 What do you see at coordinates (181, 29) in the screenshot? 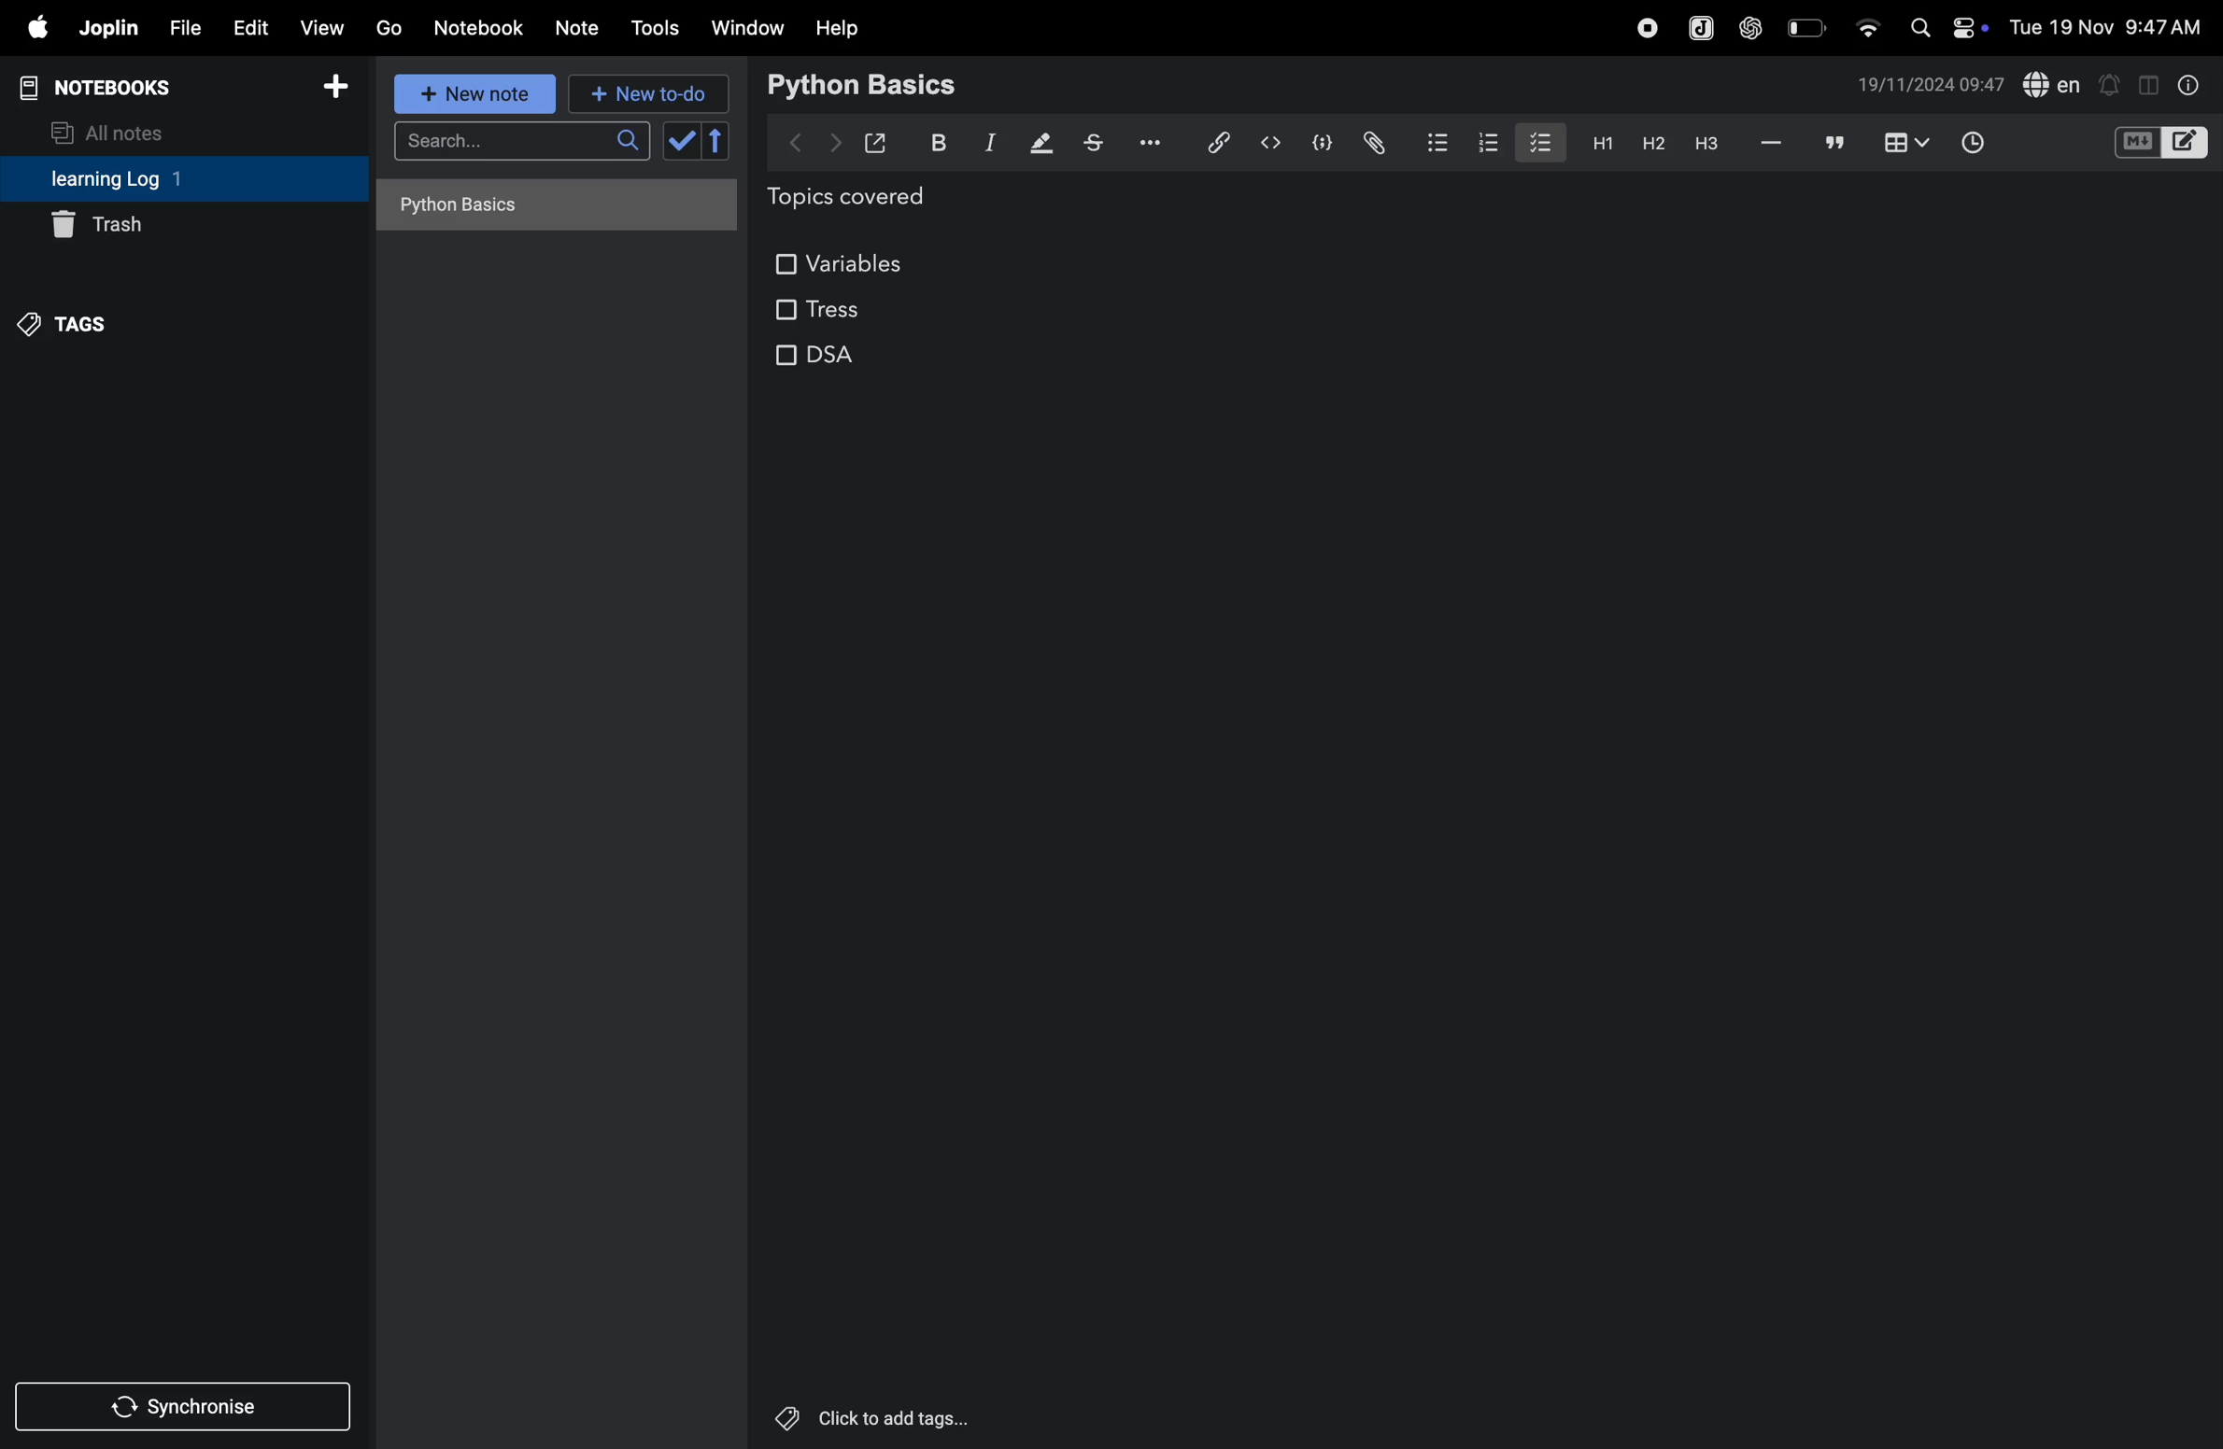
I see `file` at bounding box center [181, 29].